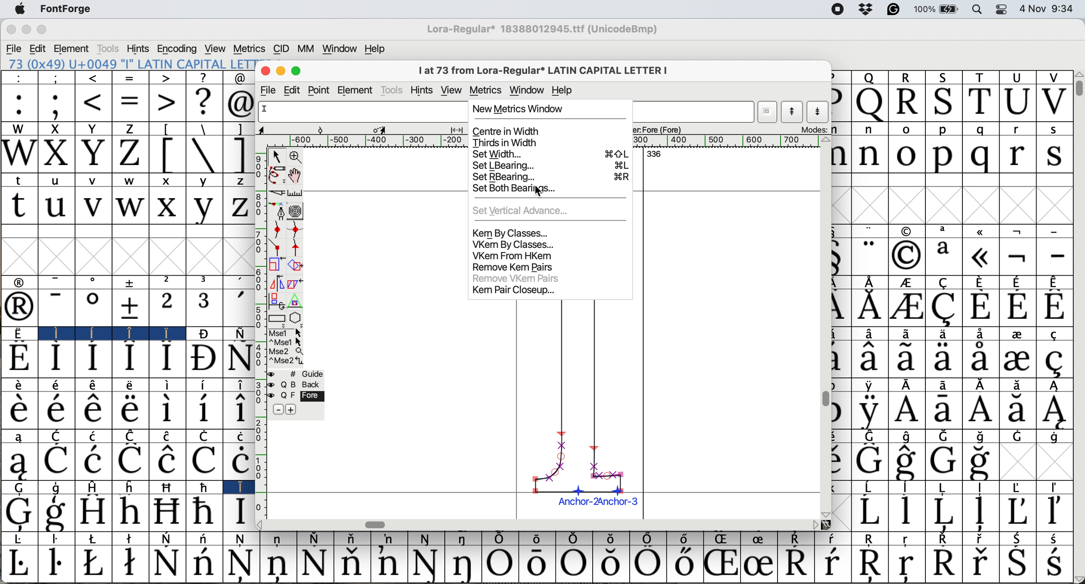 The width and height of the screenshot is (1085, 584). I want to click on [, so click(167, 129).